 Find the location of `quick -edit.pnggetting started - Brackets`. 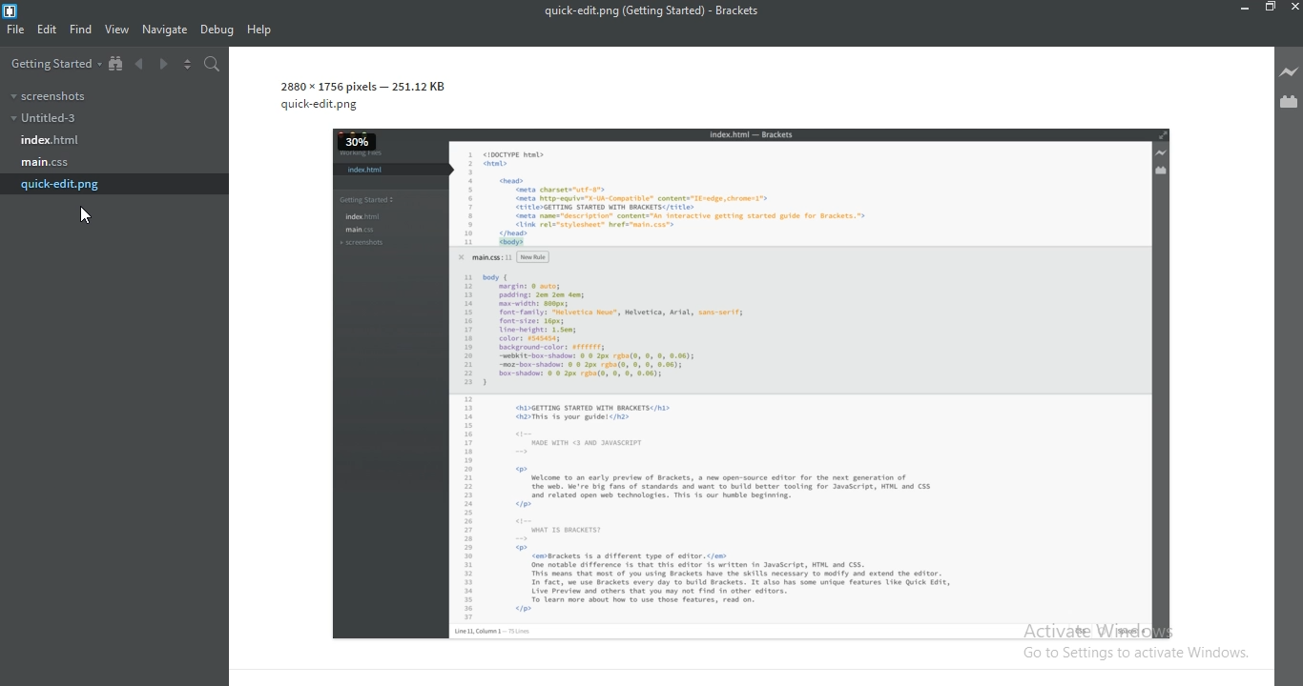

quick -edit.pnggetting started - Brackets is located at coordinates (657, 10).